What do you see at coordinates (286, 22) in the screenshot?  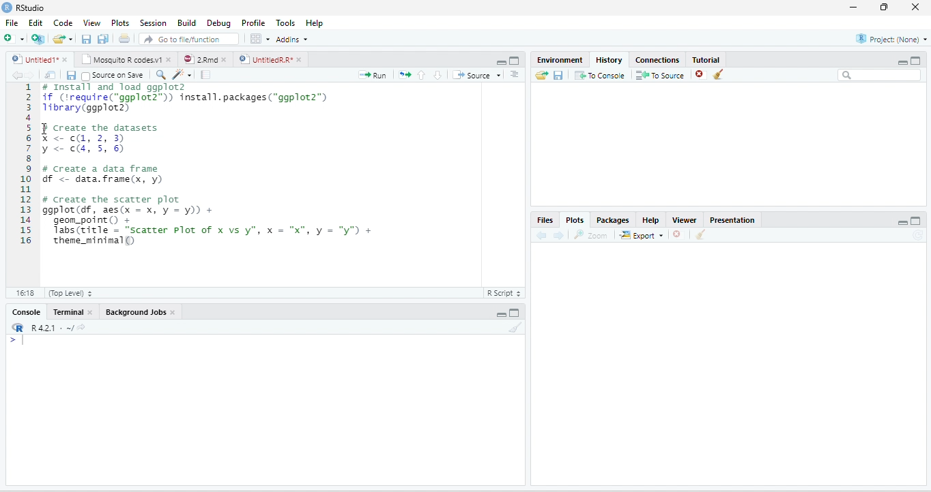 I see `Tools` at bounding box center [286, 22].